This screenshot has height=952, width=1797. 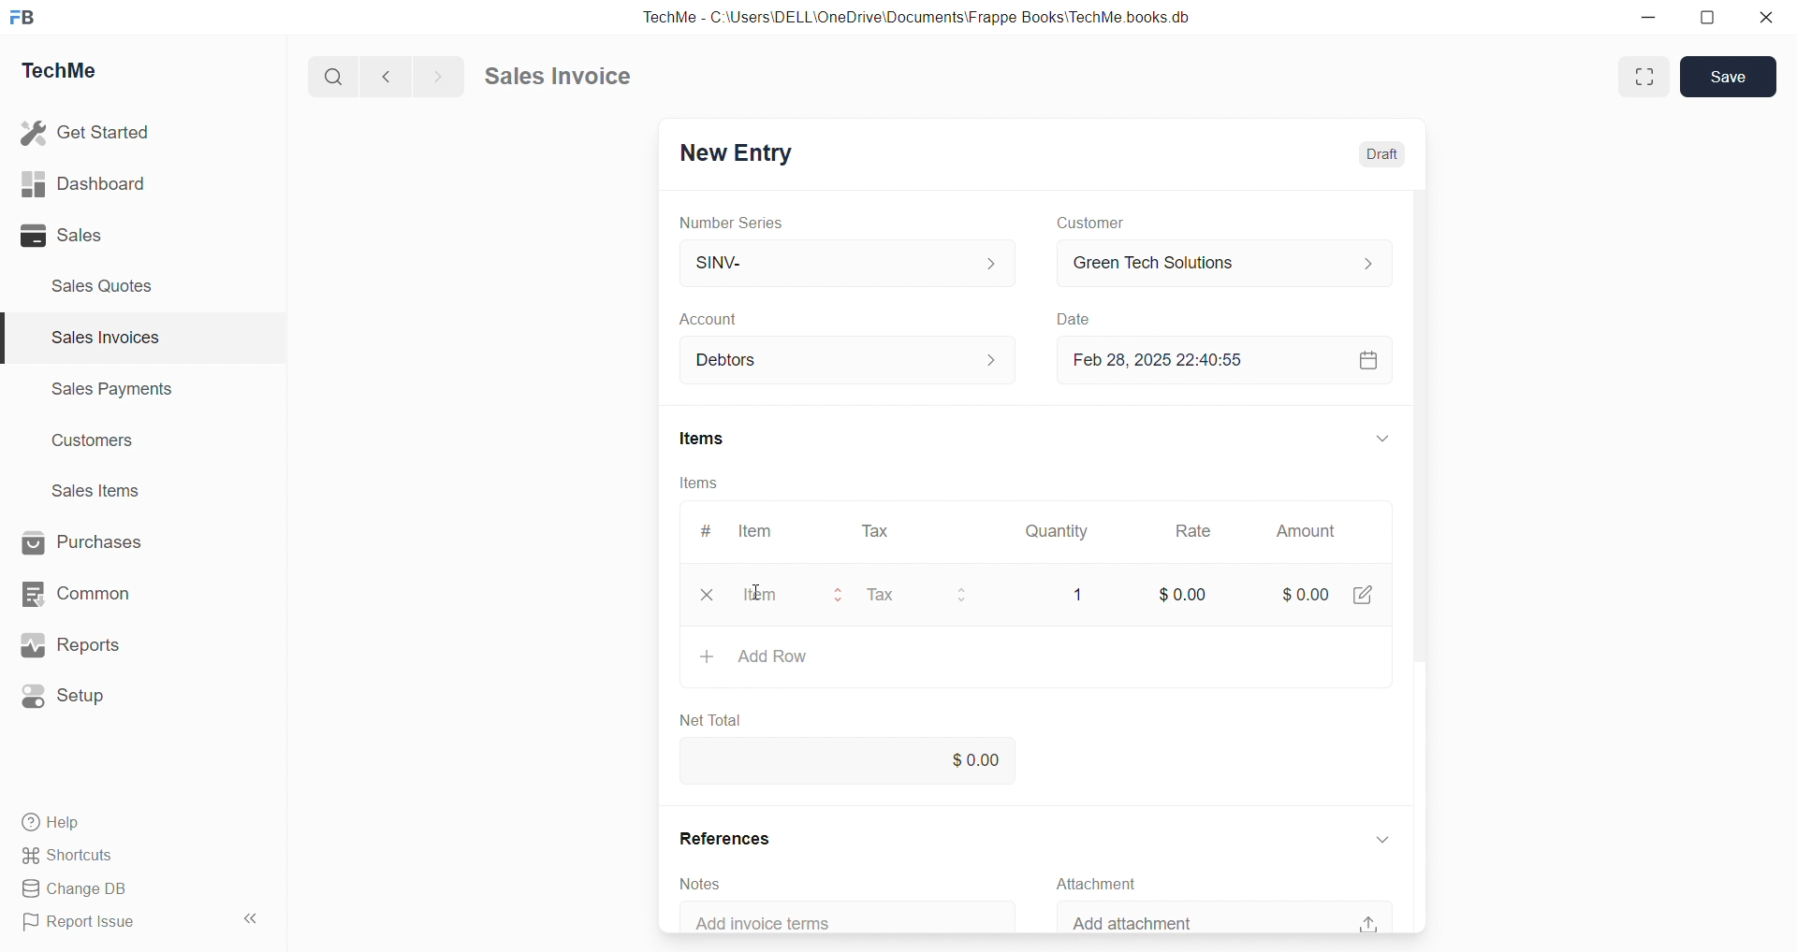 I want to click on Sales, so click(x=62, y=235).